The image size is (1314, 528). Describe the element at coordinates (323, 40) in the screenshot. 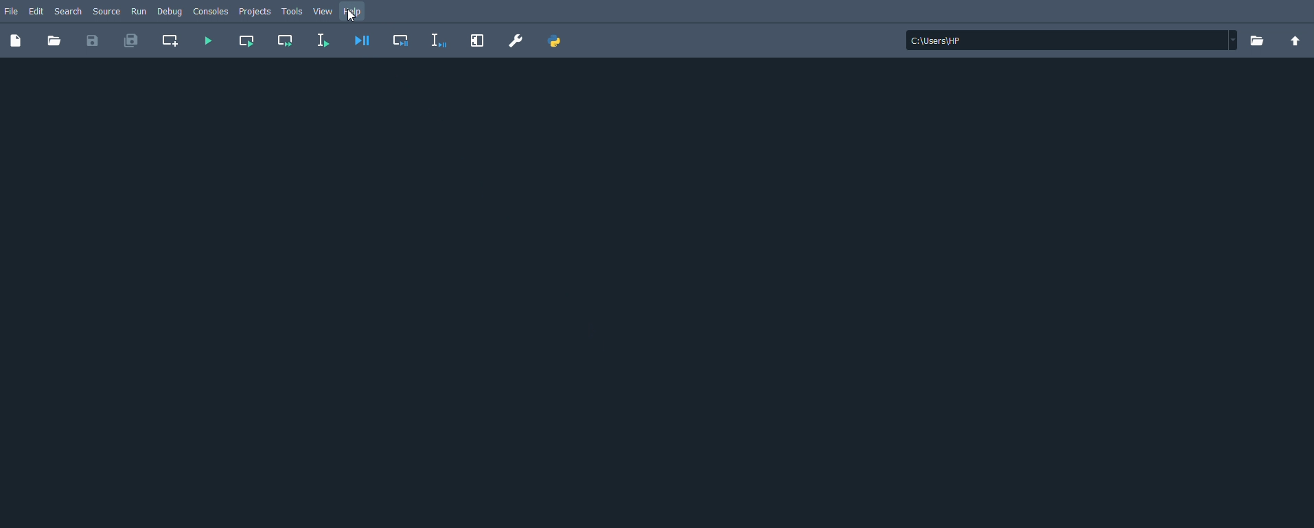

I see `Run selection or current line` at that location.